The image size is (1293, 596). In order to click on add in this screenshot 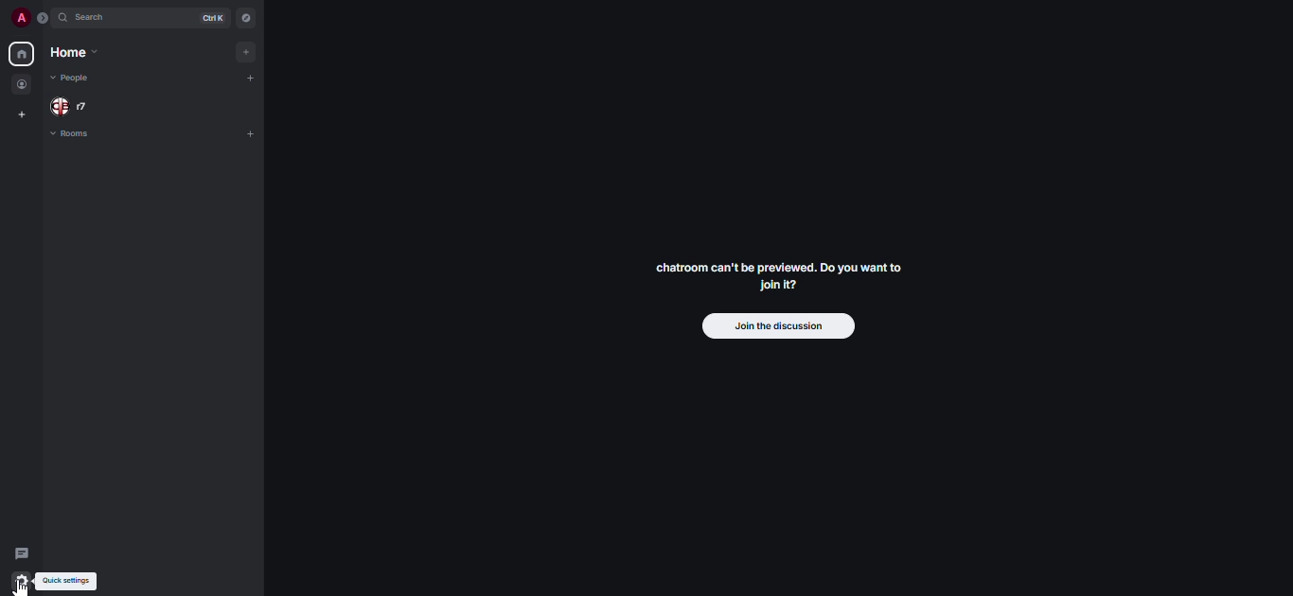, I will do `click(257, 79)`.